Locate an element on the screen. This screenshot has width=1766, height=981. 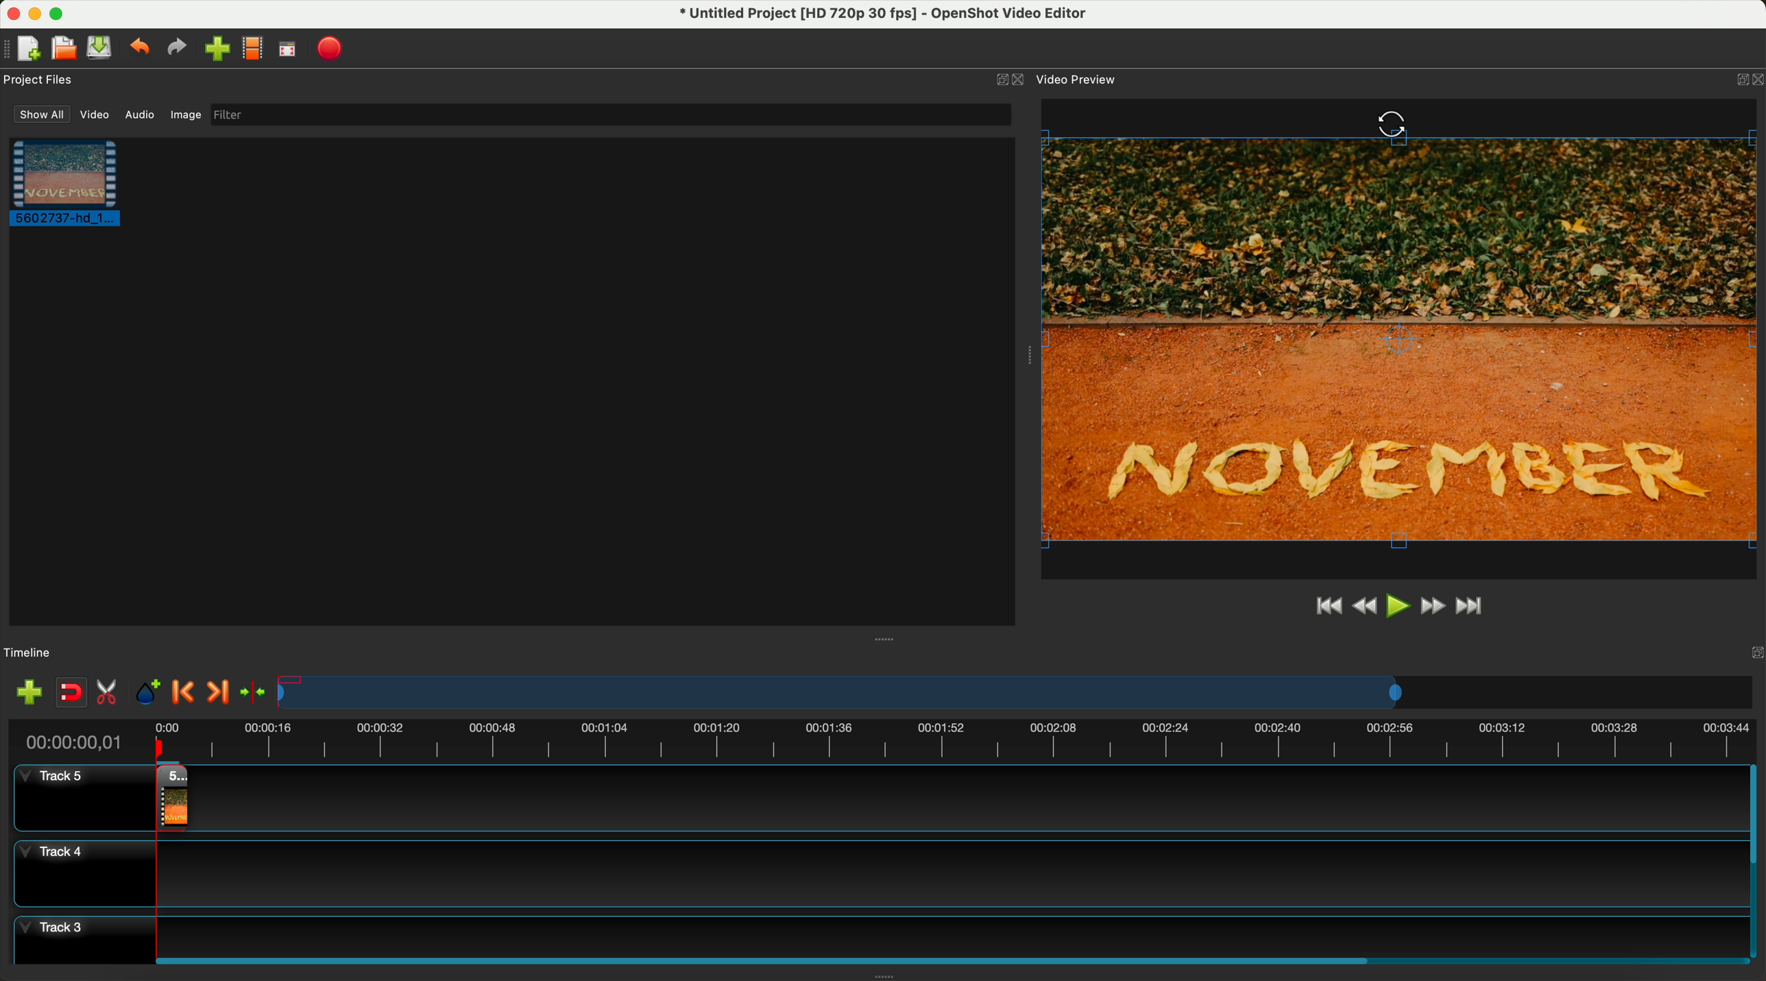
disable snapping is located at coordinates (73, 693).